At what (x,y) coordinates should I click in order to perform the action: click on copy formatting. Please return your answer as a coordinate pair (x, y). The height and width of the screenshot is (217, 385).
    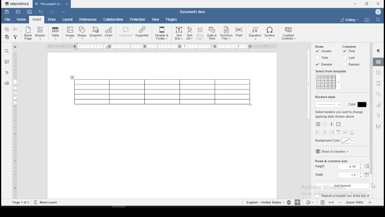
    Looking at the image, I should click on (16, 37).